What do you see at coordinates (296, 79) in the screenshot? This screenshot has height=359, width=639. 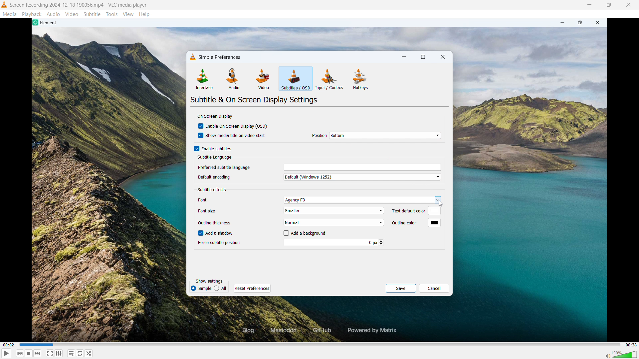 I see `subtitles/OSD` at bounding box center [296, 79].